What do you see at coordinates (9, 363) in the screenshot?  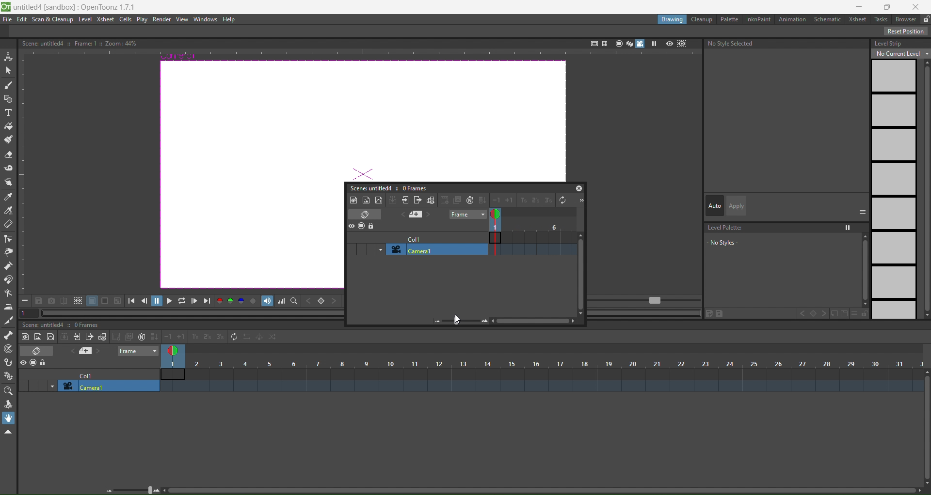 I see `hook tool` at bounding box center [9, 363].